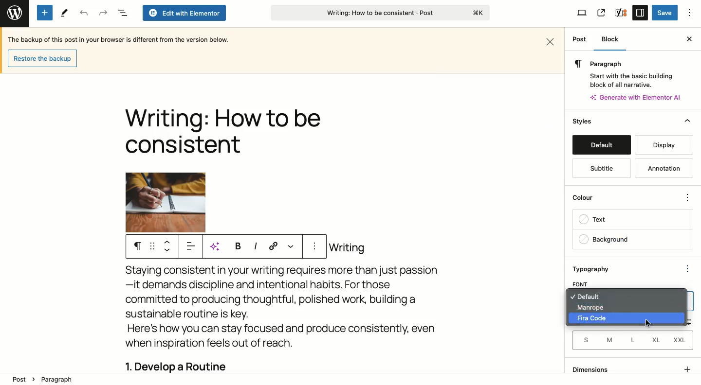 This screenshot has height=385, width=701. What do you see at coordinates (45, 13) in the screenshot?
I see `Add new block` at bounding box center [45, 13].